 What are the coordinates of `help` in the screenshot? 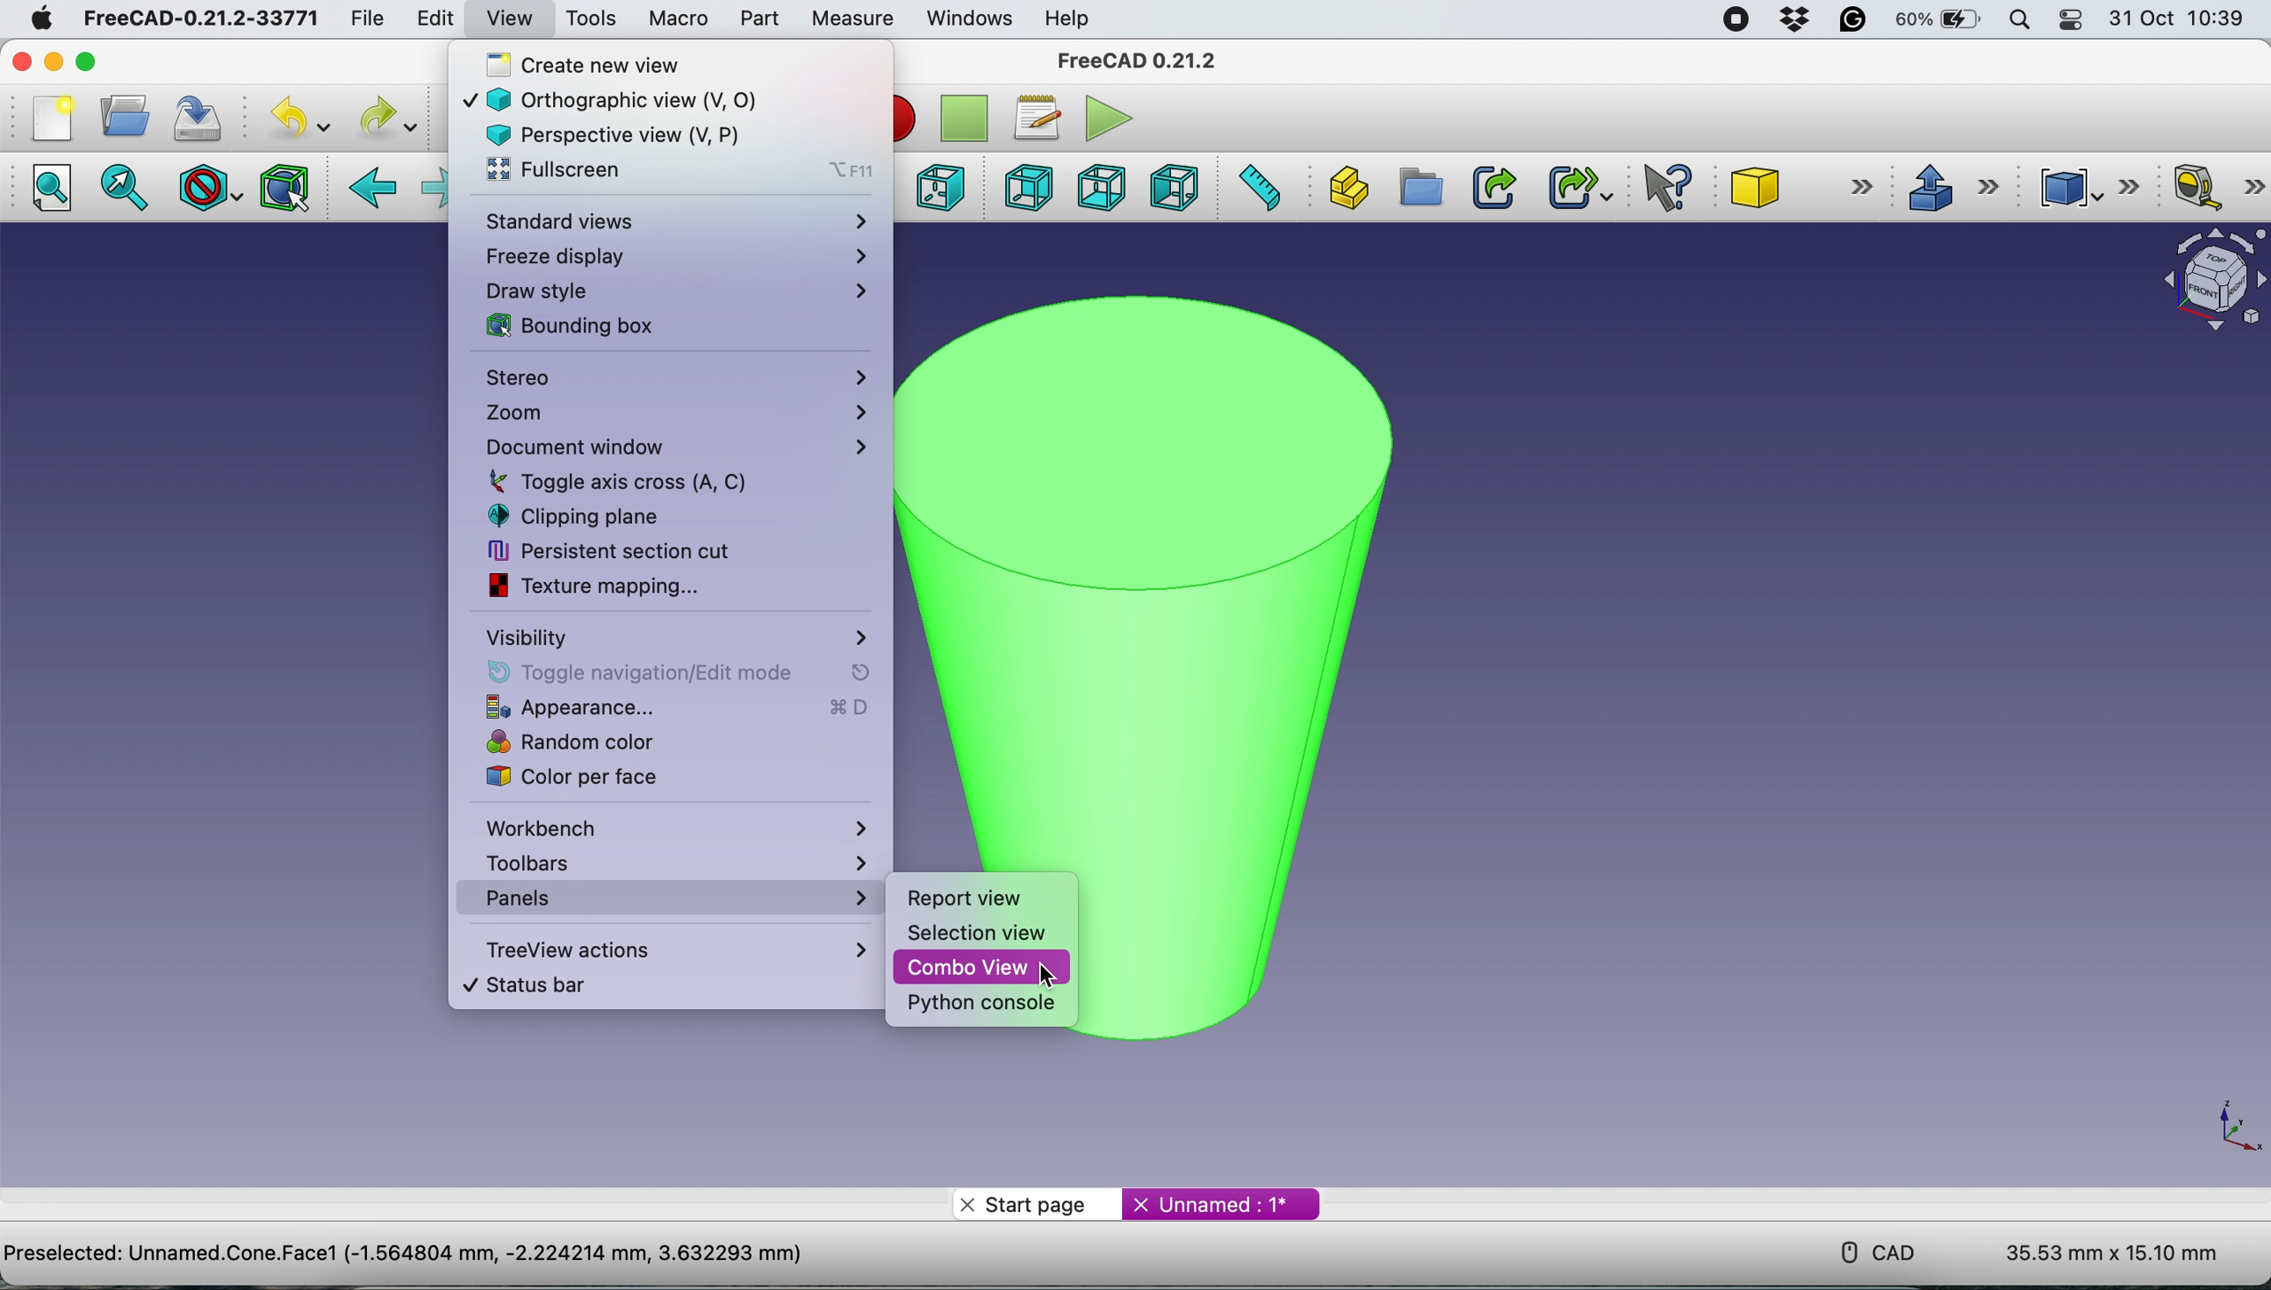 It's located at (1068, 18).